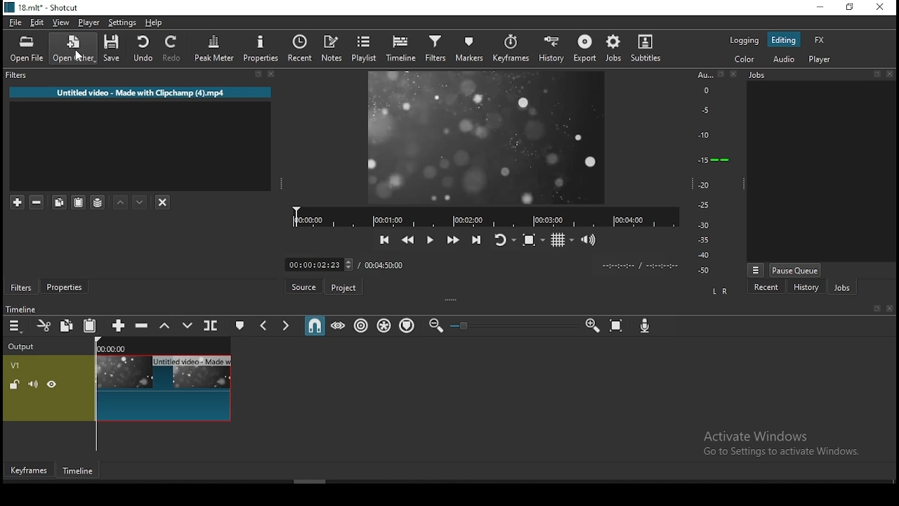  I want to click on Untitled video - Made with Clipchamp (4).mp4, so click(140, 93).